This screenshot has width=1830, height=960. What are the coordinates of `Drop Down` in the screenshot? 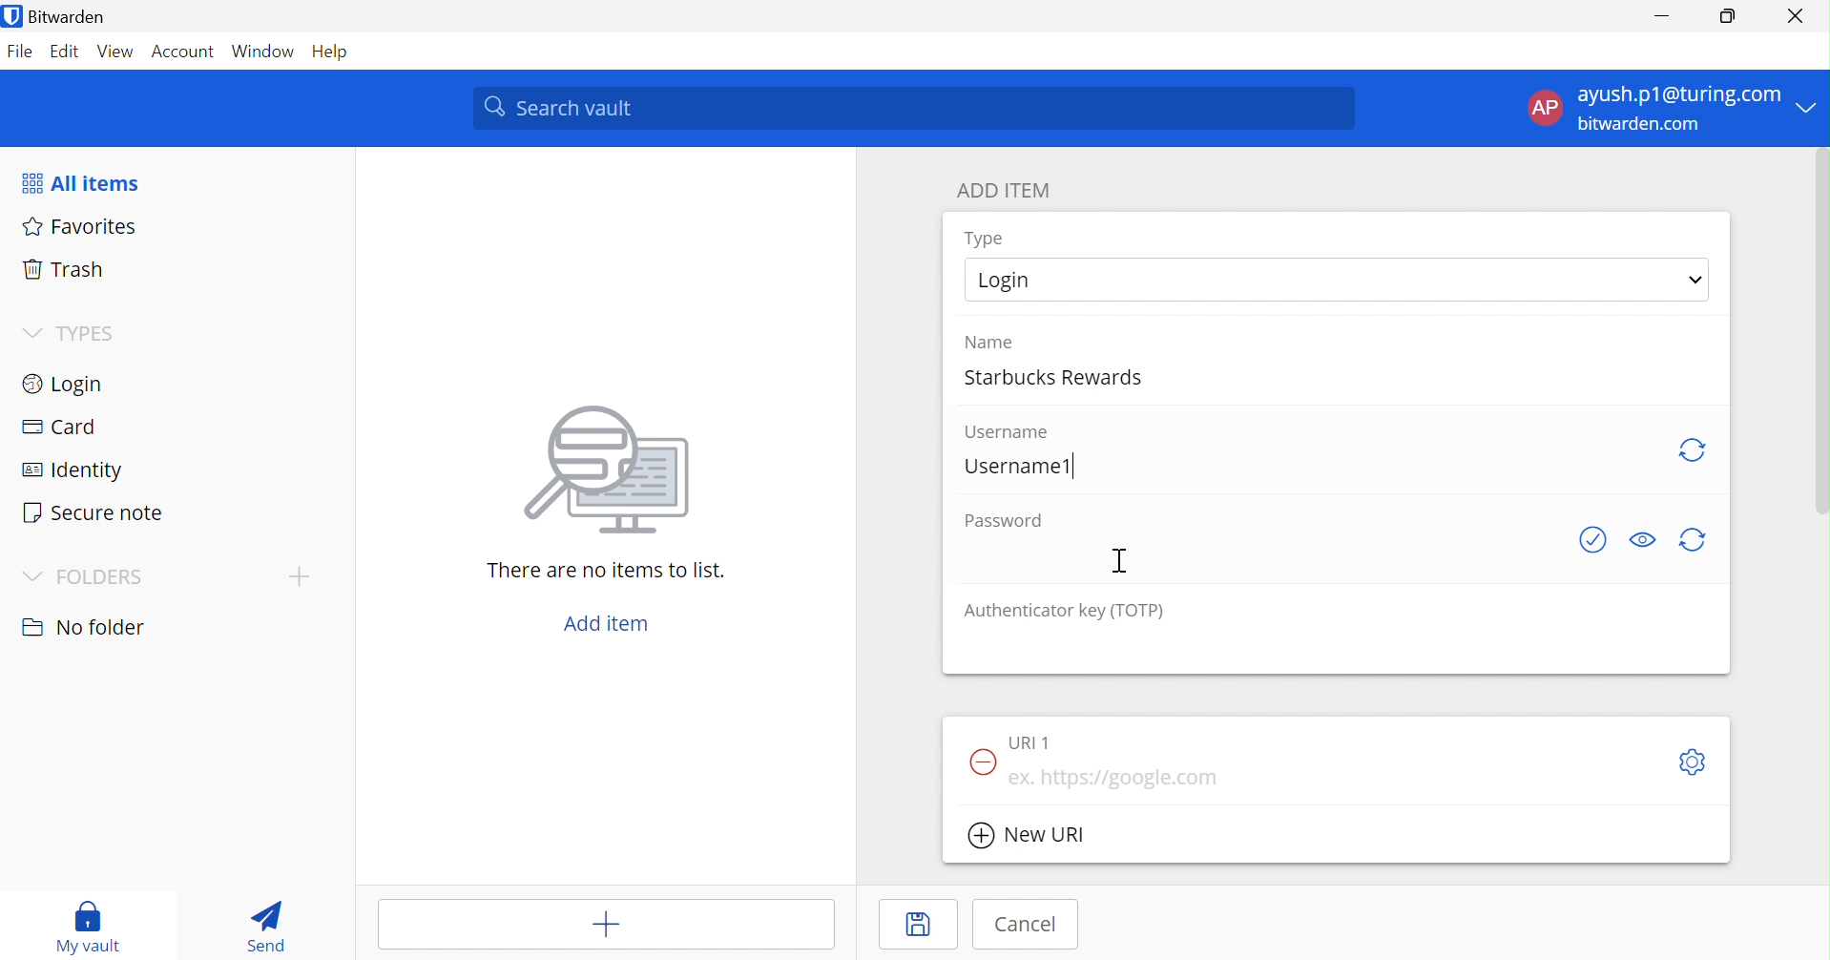 It's located at (33, 577).